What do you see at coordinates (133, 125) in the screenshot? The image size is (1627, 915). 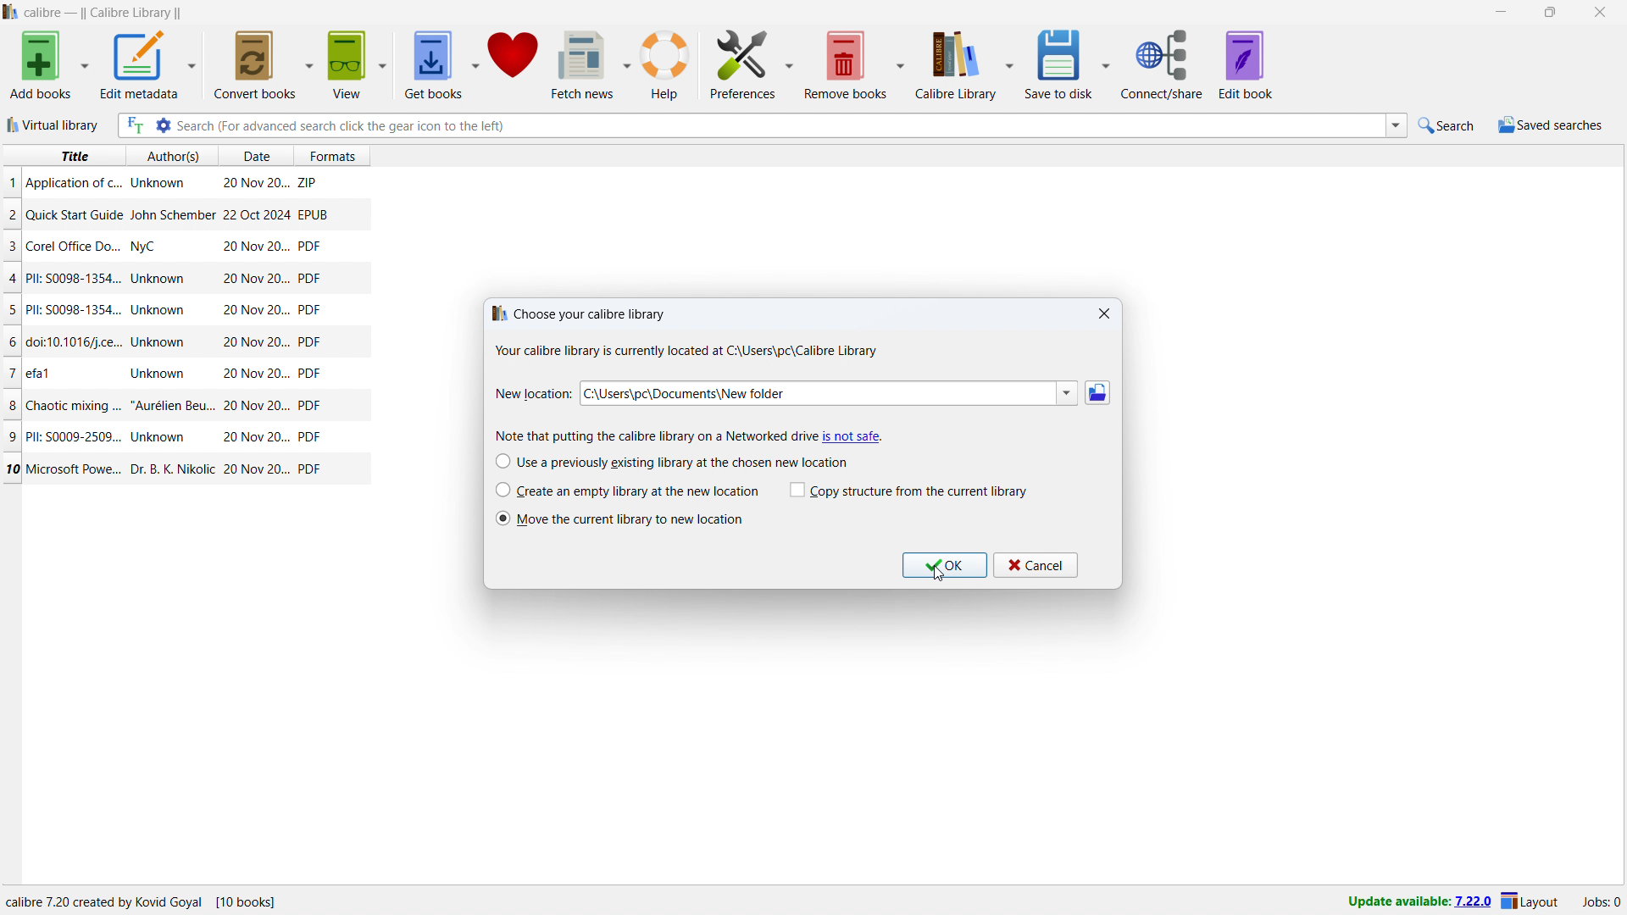 I see `full text search` at bounding box center [133, 125].